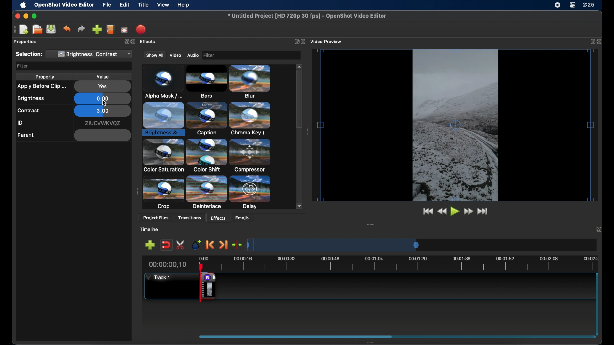 The width and height of the screenshot is (614, 345). I want to click on undo, so click(67, 29).